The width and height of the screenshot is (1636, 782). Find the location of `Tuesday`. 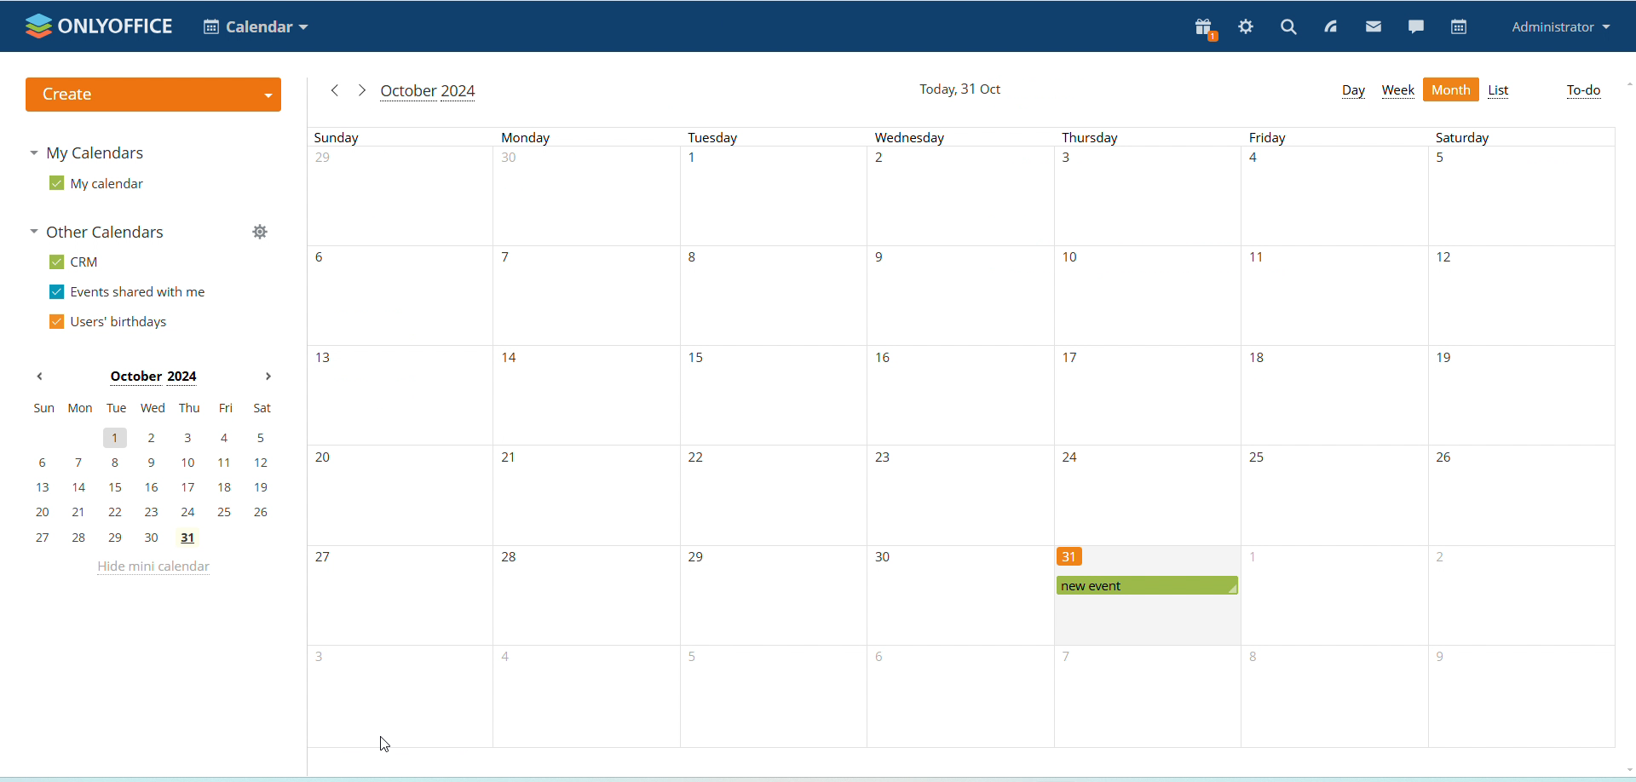

Tuesday is located at coordinates (769, 439).